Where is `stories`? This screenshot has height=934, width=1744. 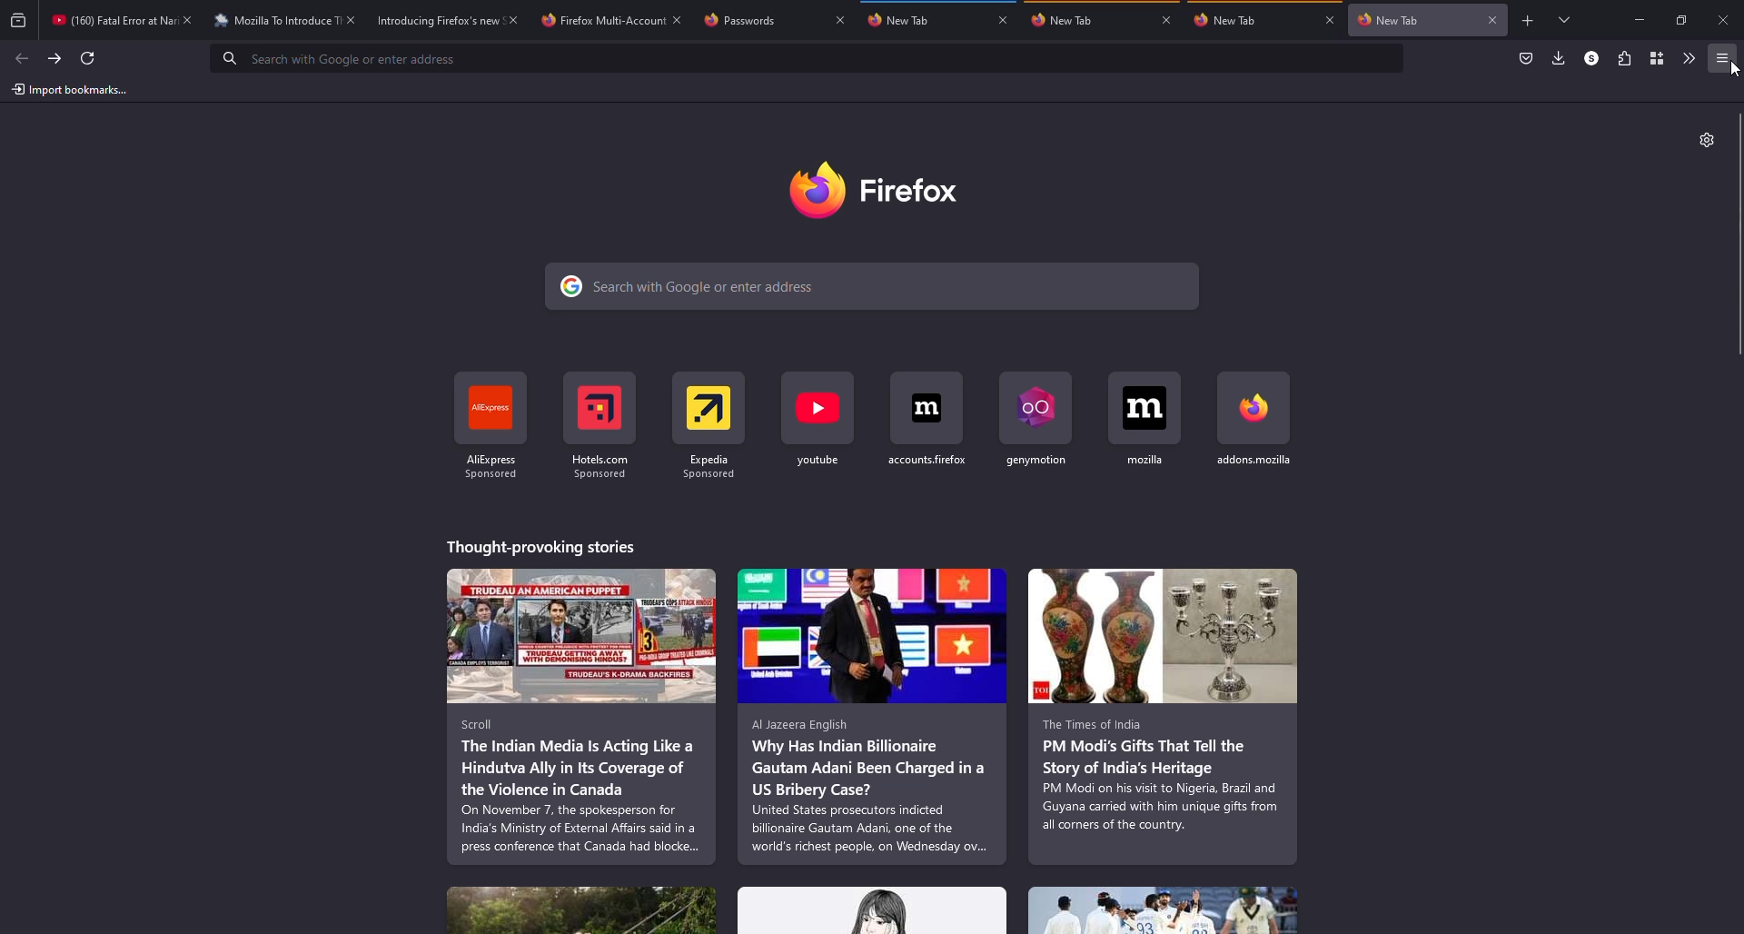 stories is located at coordinates (543, 546).